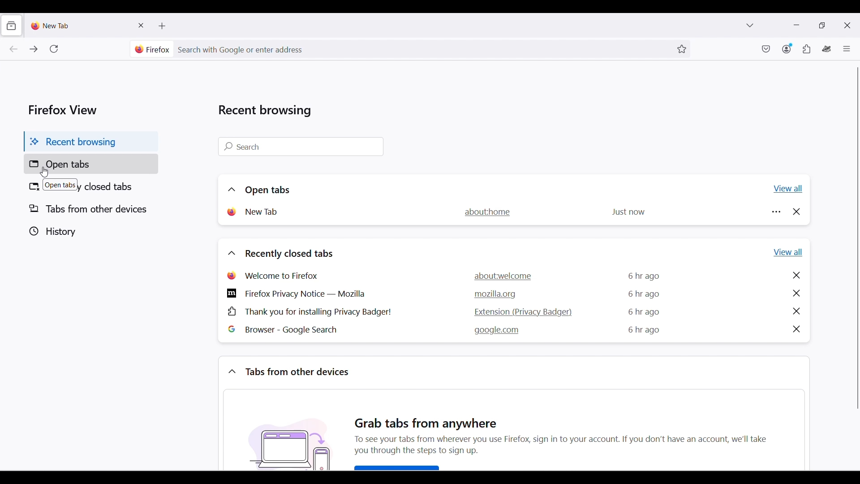 This screenshot has width=860, height=484. Describe the element at coordinates (64, 109) in the screenshot. I see `List title - Firefox View` at that location.